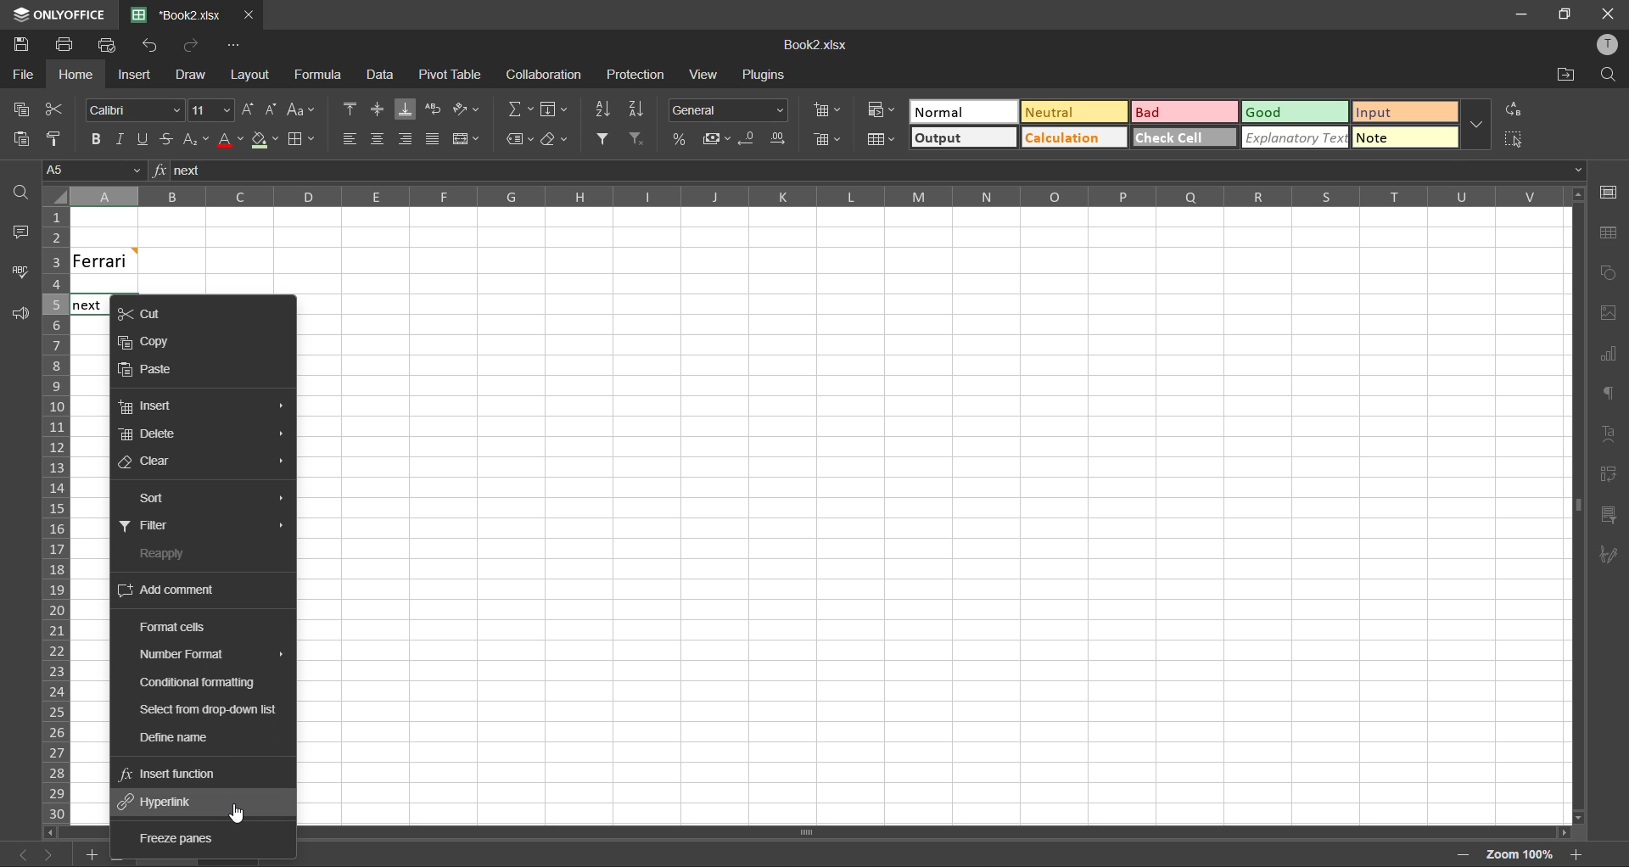  Describe the element at coordinates (117, 139) in the screenshot. I see `italic` at that location.